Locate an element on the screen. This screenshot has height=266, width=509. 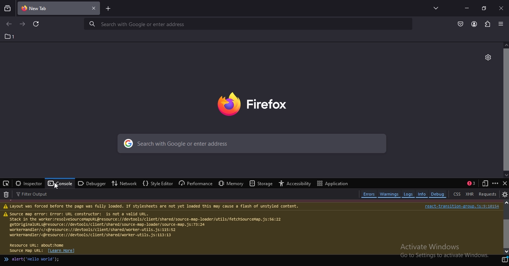
errors is located at coordinates (369, 194).